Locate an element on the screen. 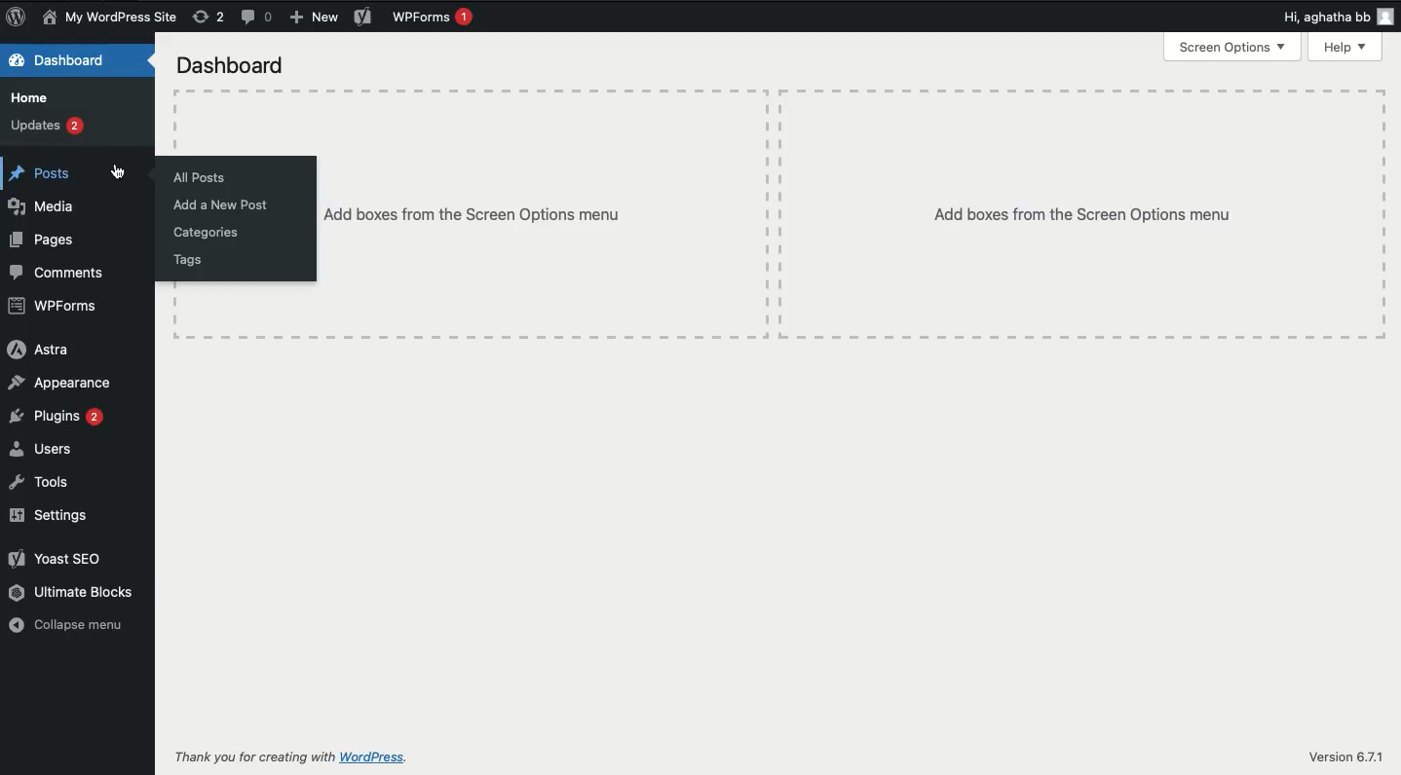  Version 6.7/1 is located at coordinates (1345, 757).